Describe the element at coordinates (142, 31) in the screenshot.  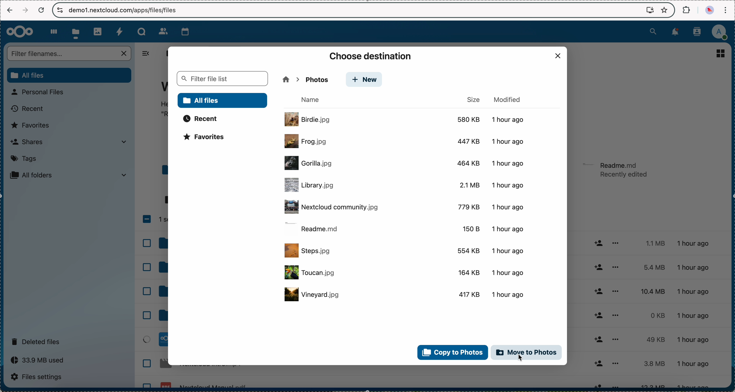
I see `Talk` at that location.